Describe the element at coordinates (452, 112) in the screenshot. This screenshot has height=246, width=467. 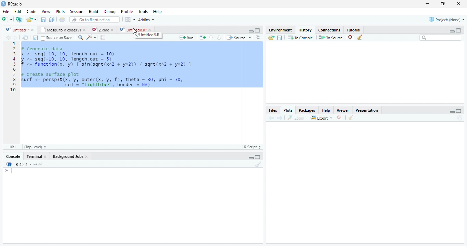
I see `minimize` at that location.